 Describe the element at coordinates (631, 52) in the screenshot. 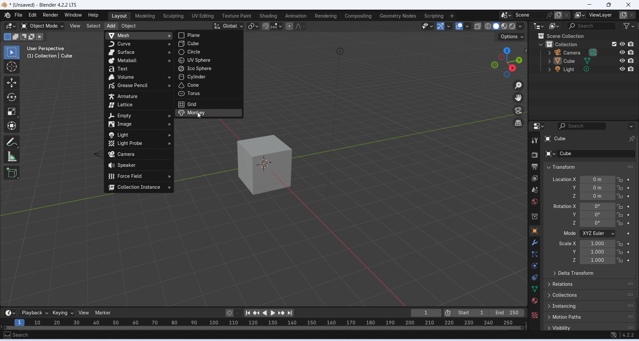

I see `disable in renders` at that location.